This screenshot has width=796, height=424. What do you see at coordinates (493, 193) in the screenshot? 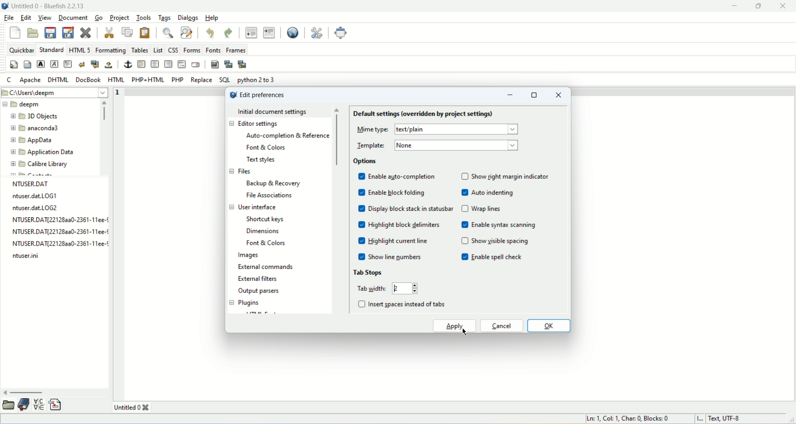
I see `auto indenting` at bounding box center [493, 193].